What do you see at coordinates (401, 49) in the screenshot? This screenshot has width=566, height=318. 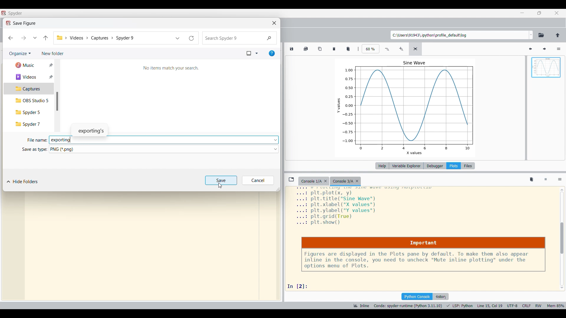 I see `Zoom in` at bounding box center [401, 49].